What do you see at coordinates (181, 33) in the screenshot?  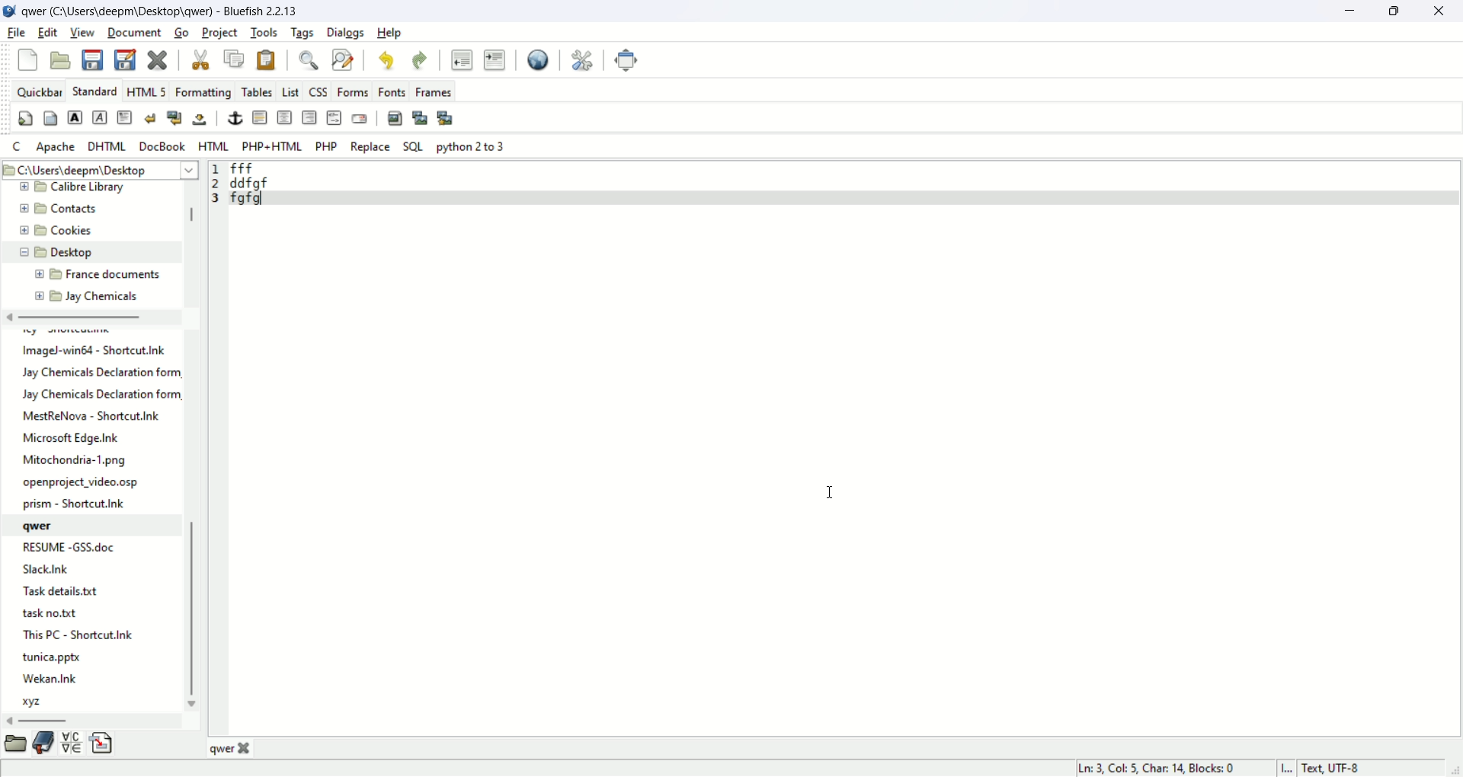 I see `go` at bounding box center [181, 33].